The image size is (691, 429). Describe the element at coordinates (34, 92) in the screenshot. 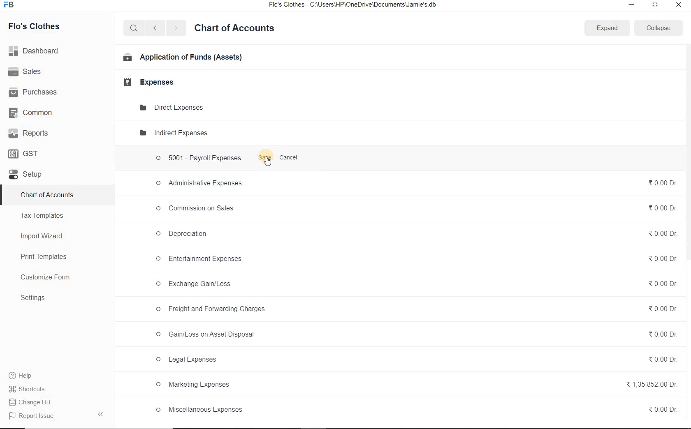

I see `Purchases` at that location.